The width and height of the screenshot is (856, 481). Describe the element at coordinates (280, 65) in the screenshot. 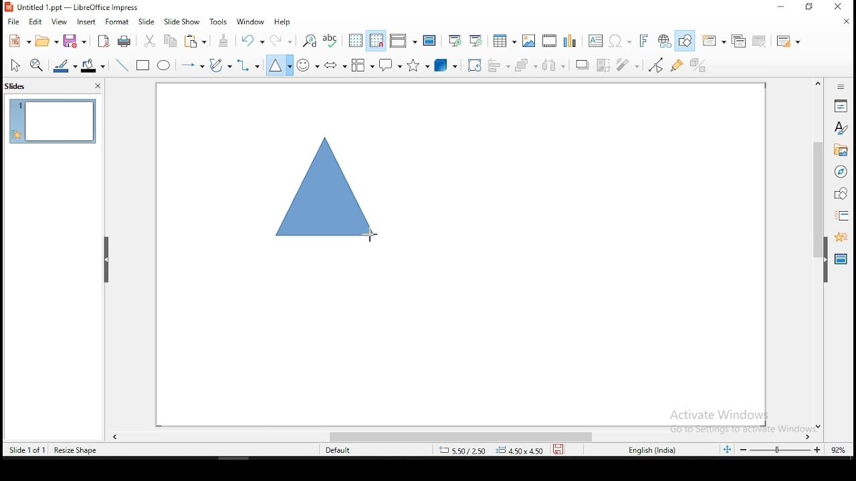

I see `basic shapes` at that location.